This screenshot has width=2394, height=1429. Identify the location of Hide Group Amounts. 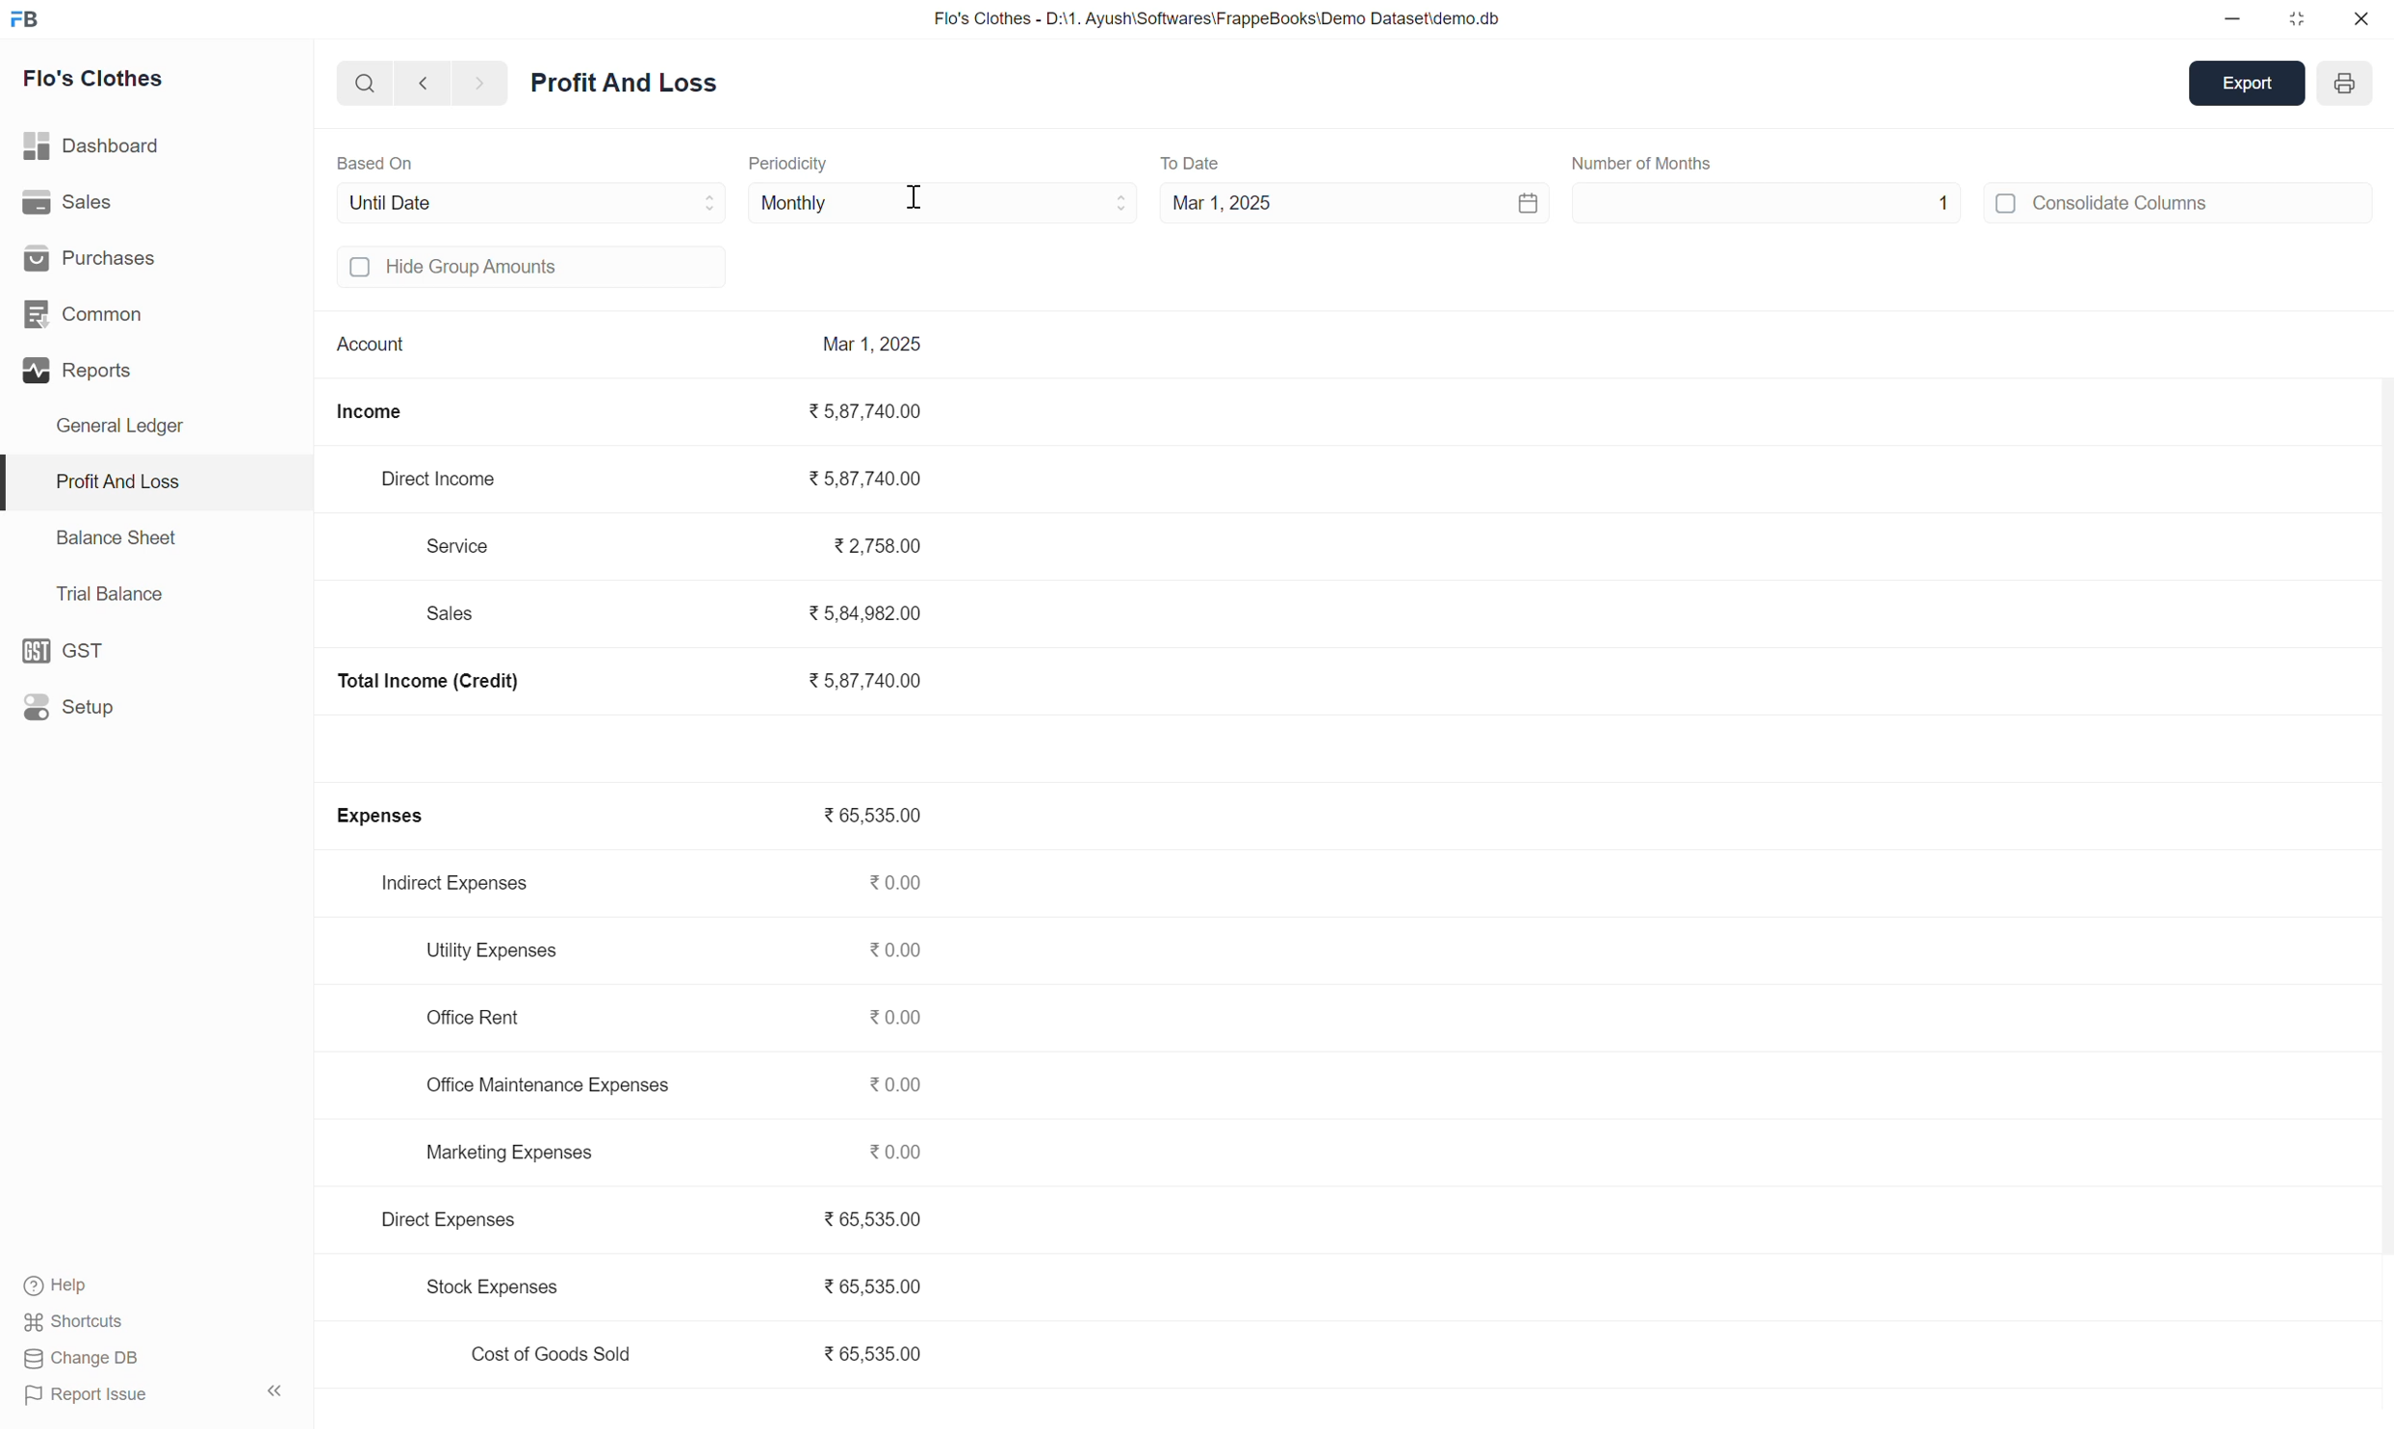
(494, 274).